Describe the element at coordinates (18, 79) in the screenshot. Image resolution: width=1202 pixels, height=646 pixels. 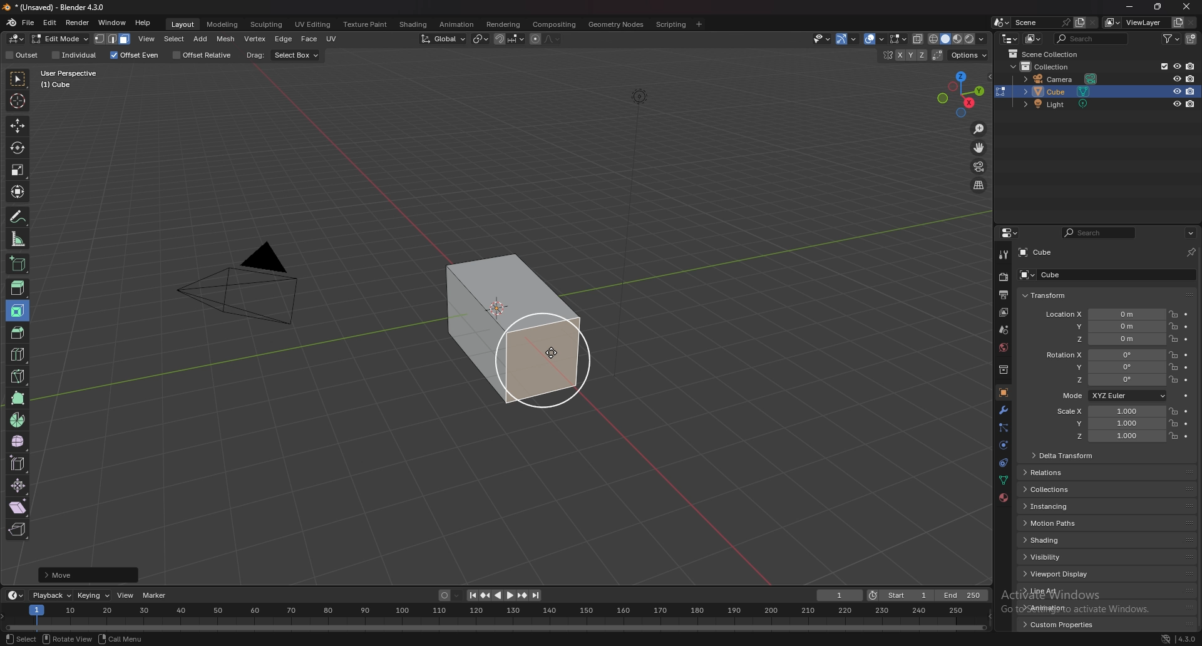
I see `selector` at that location.